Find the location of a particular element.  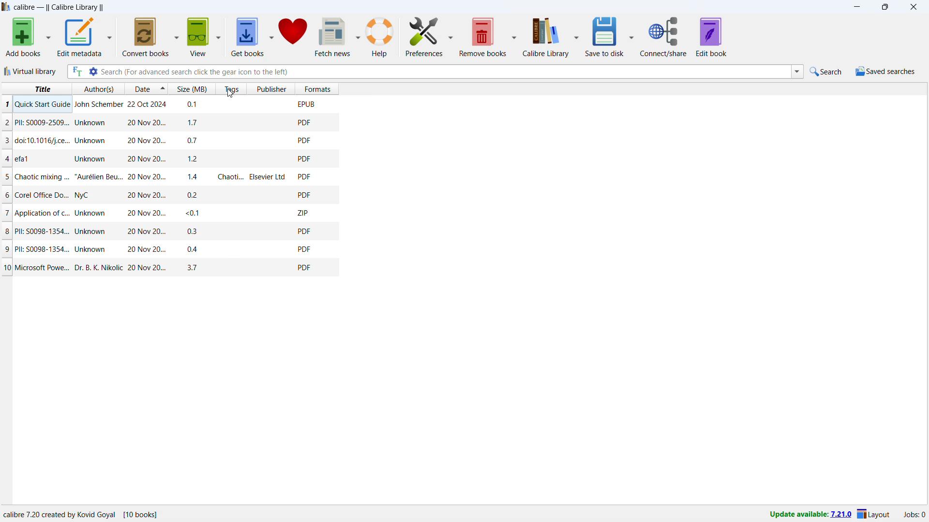

 is located at coordinates (381, 37).